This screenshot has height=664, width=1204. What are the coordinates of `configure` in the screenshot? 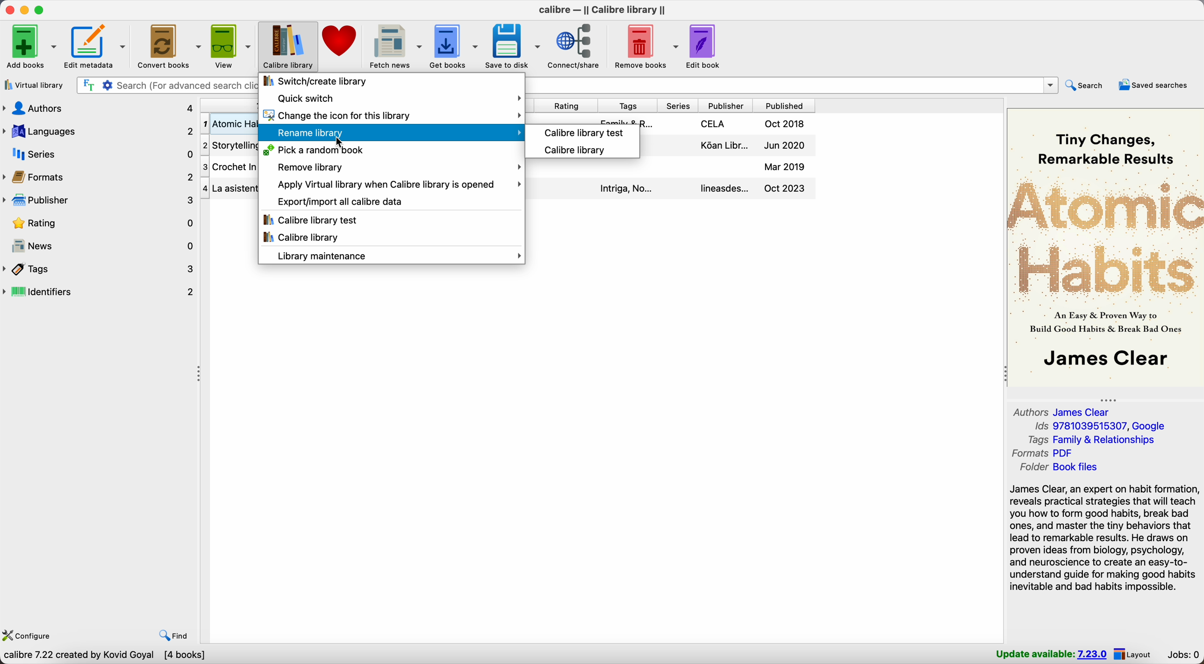 It's located at (30, 634).